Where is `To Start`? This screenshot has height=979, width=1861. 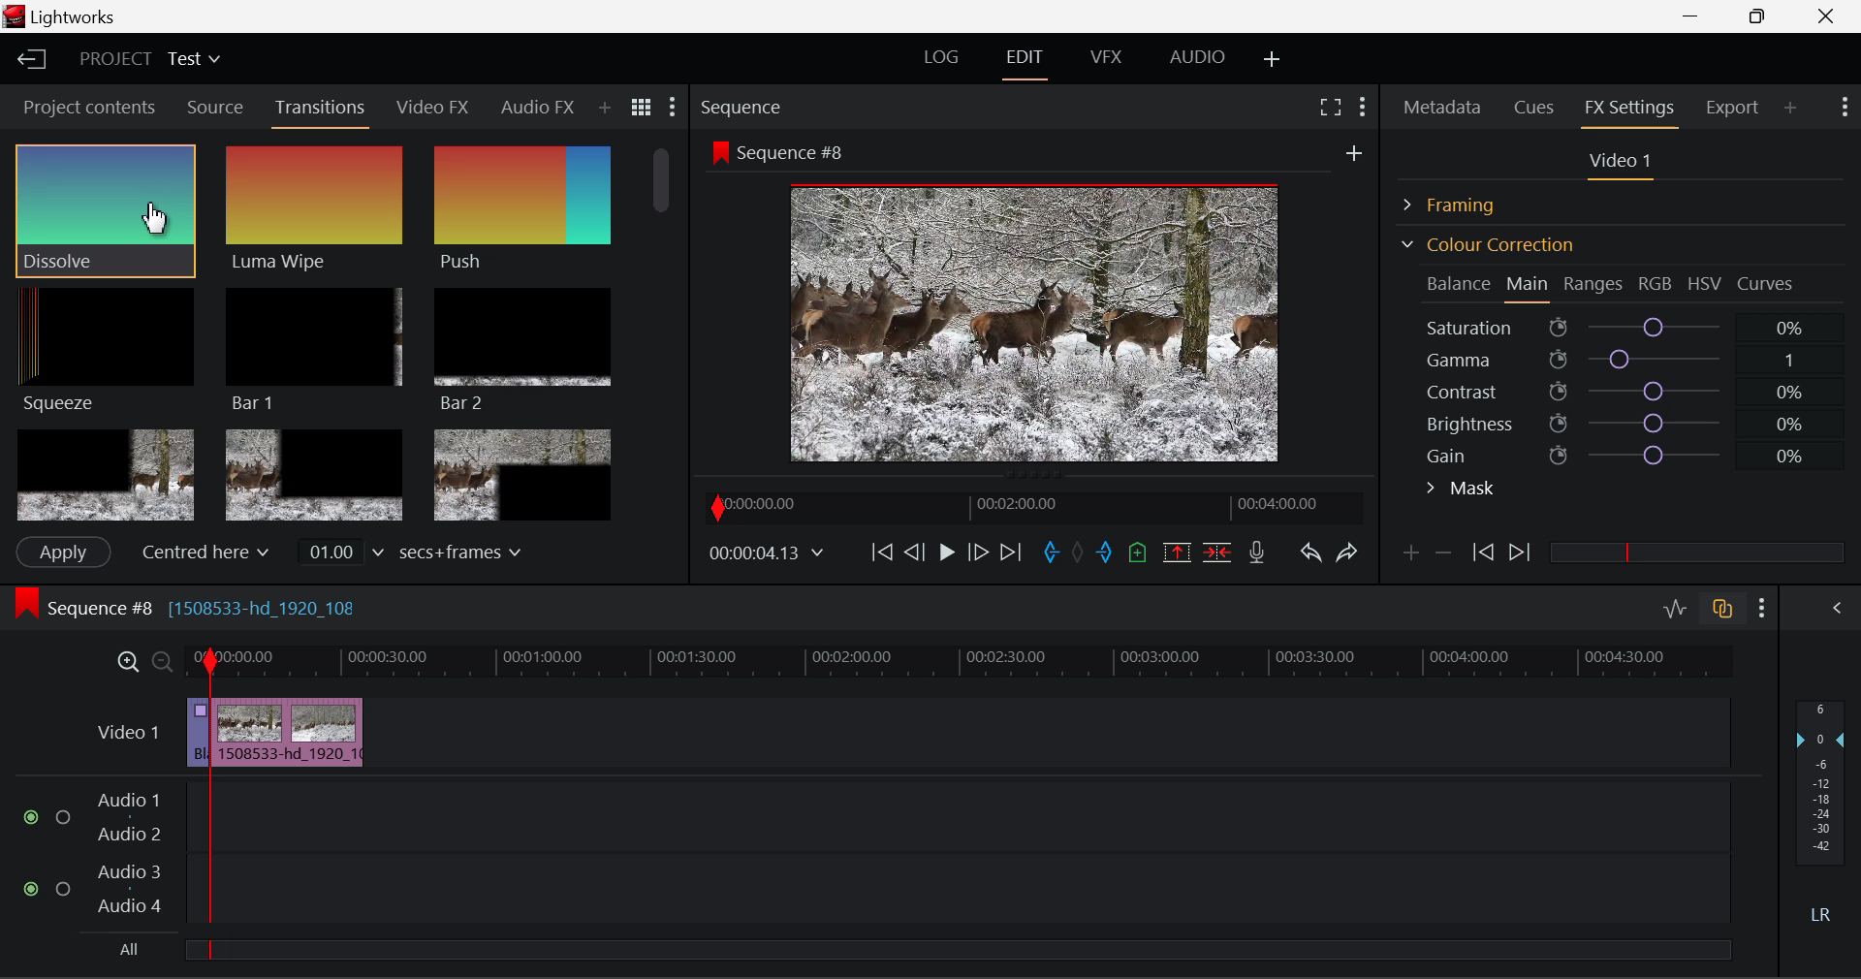 To Start is located at coordinates (880, 552).